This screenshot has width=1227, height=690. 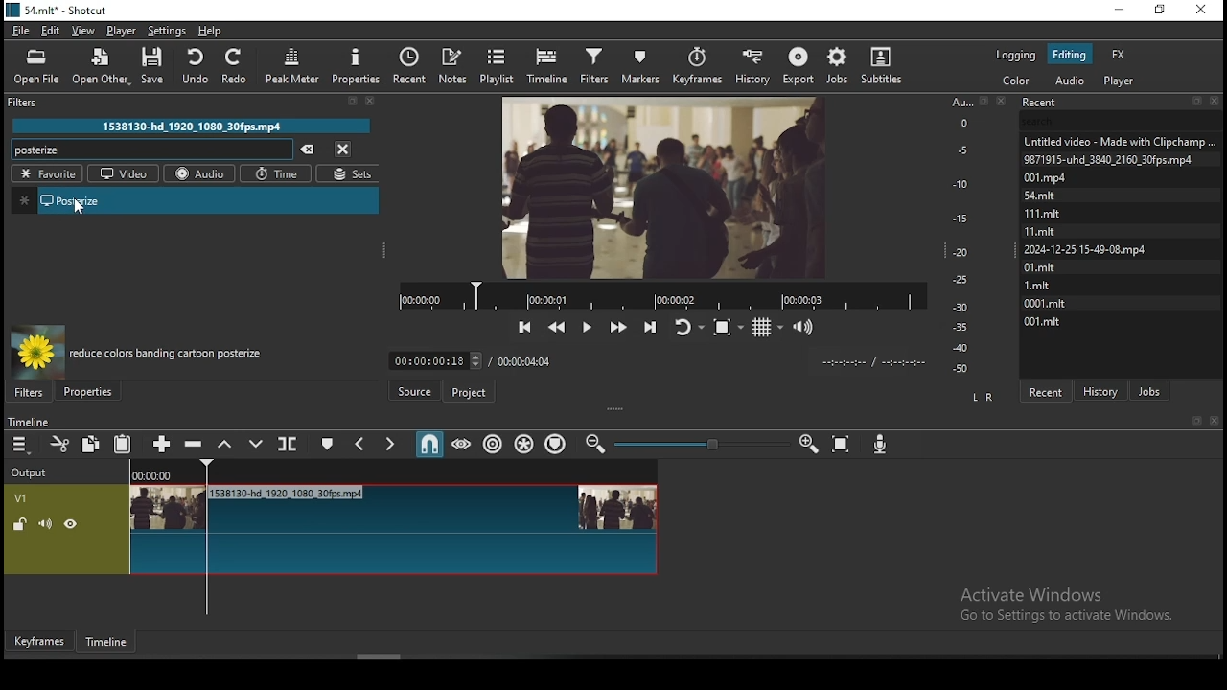 I want to click on scale, so click(x=963, y=236).